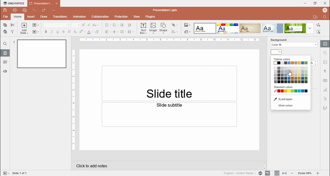 This screenshot has height=176, width=330. Describe the element at coordinates (325, 44) in the screenshot. I see `slide settings` at that location.